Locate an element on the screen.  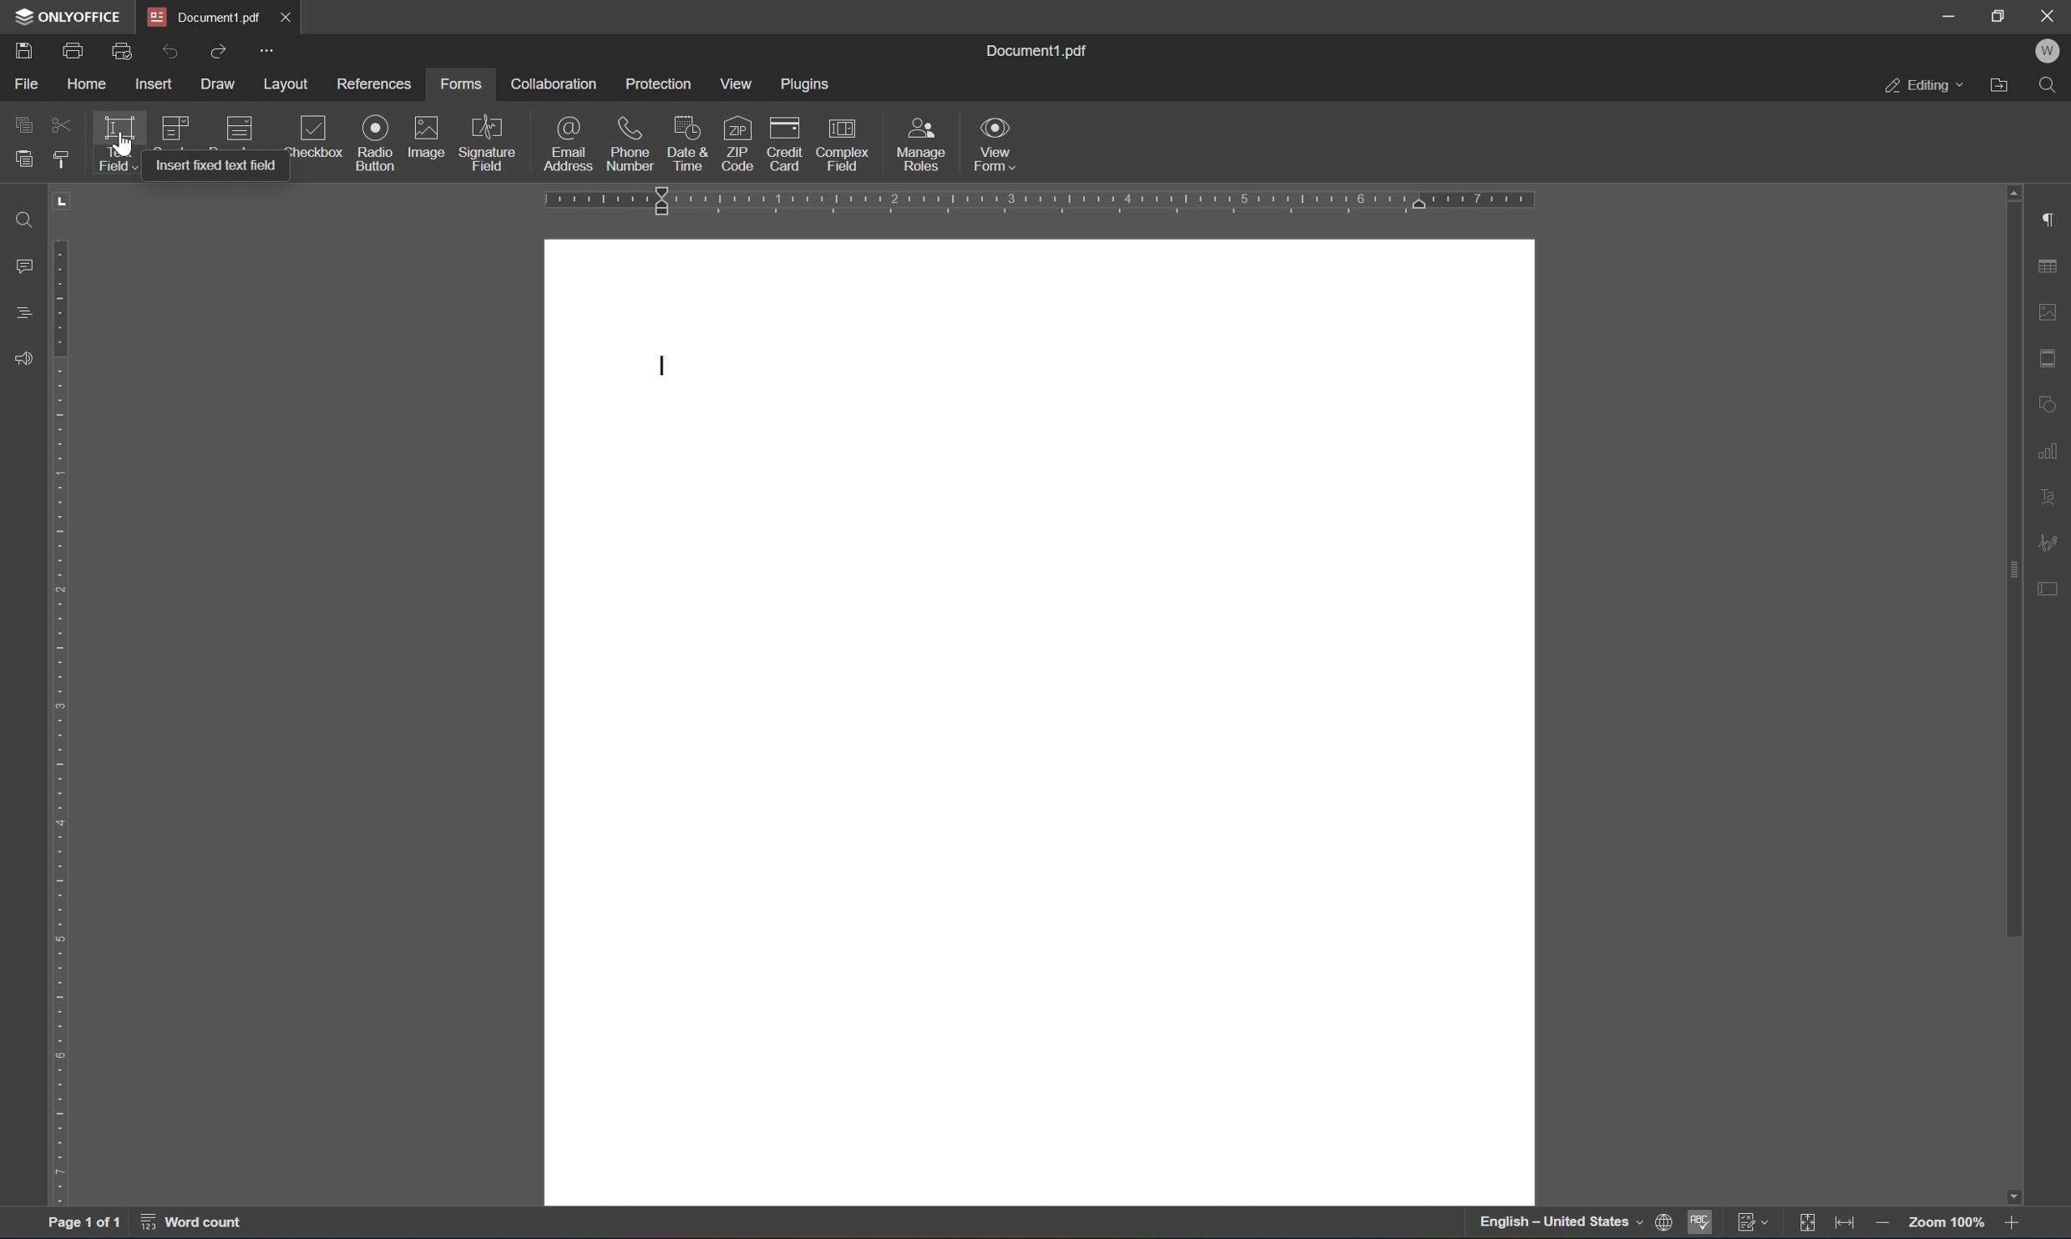
quick print is located at coordinates (123, 51).